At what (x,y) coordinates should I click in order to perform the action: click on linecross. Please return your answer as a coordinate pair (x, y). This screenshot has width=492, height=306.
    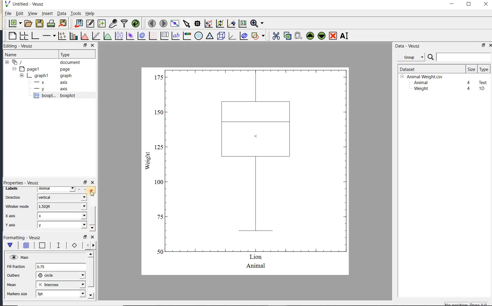
    Looking at the image, I should click on (60, 284).